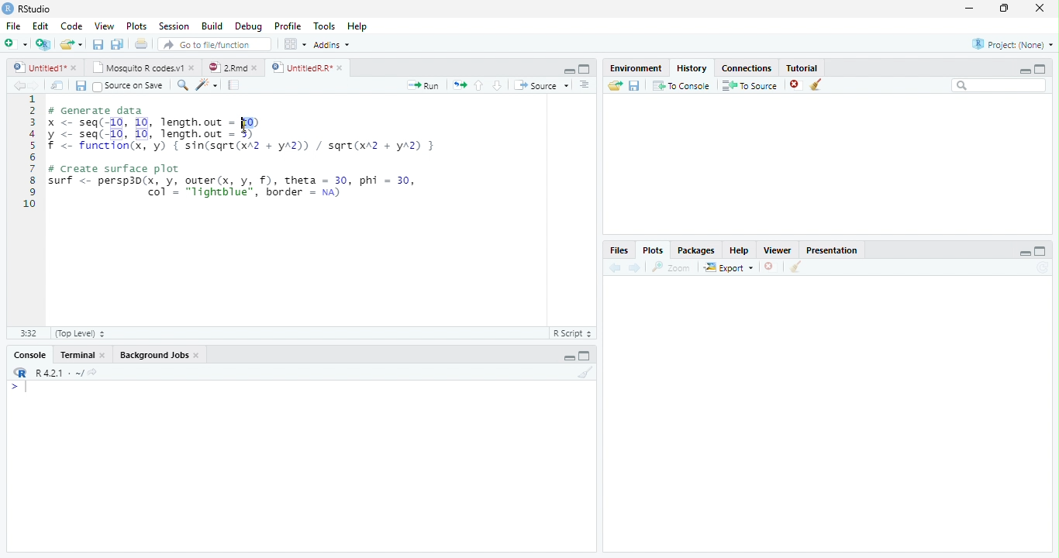  I want to click on Code, so click(71, 26).